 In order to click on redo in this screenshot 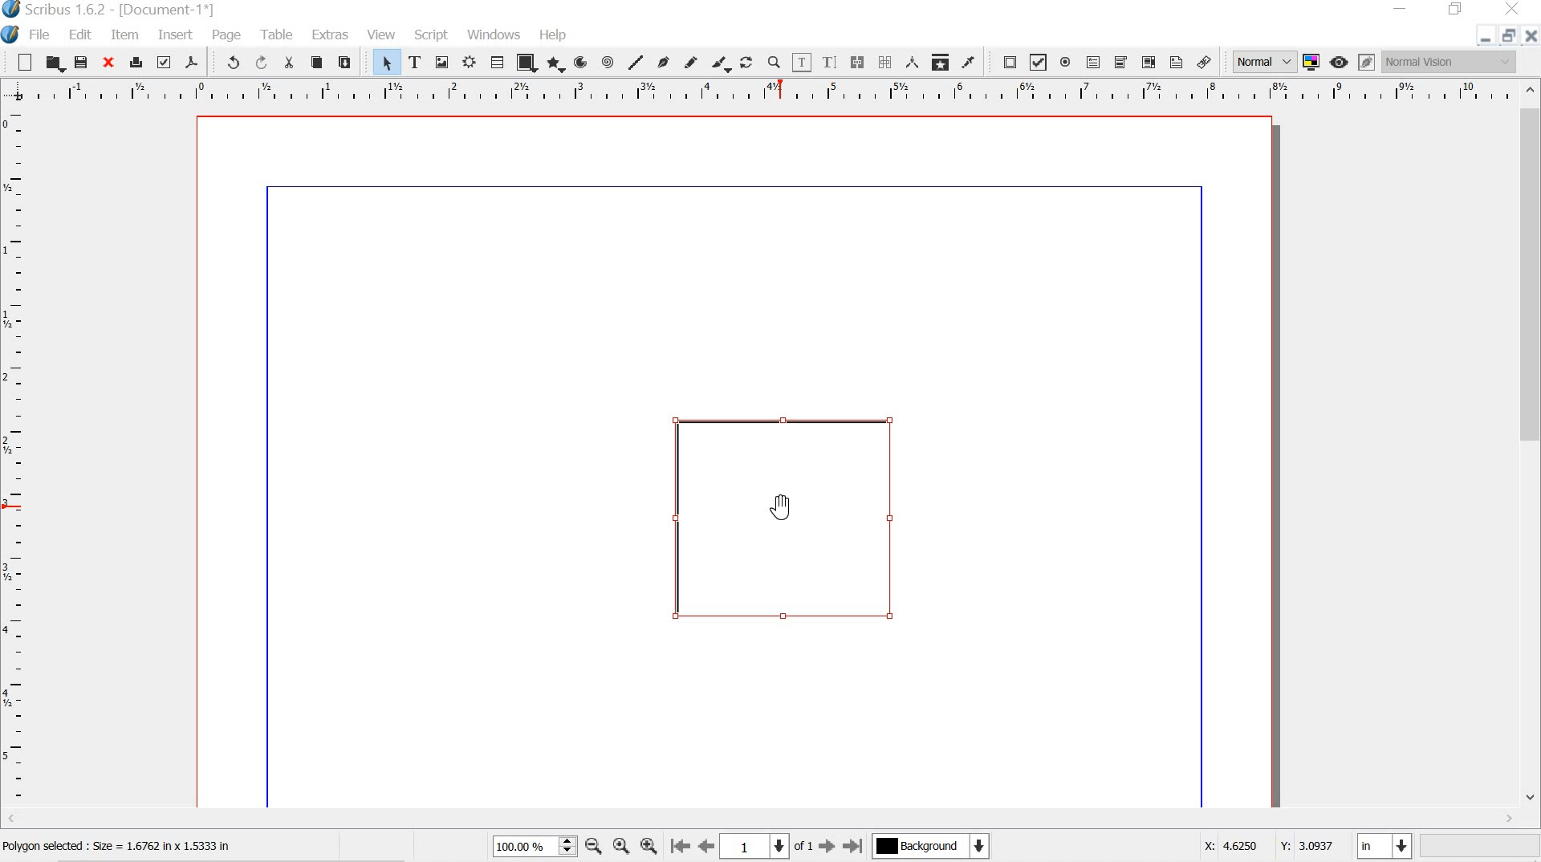, I will do `click(261, 62)`.